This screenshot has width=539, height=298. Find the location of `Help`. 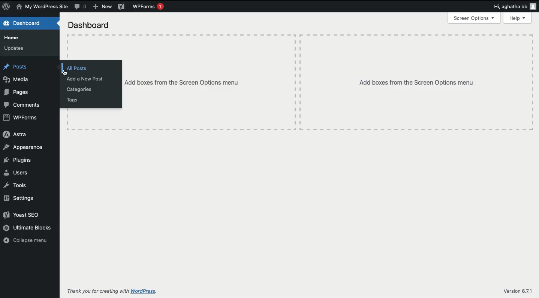

Help is located at coordinates (518, 18).